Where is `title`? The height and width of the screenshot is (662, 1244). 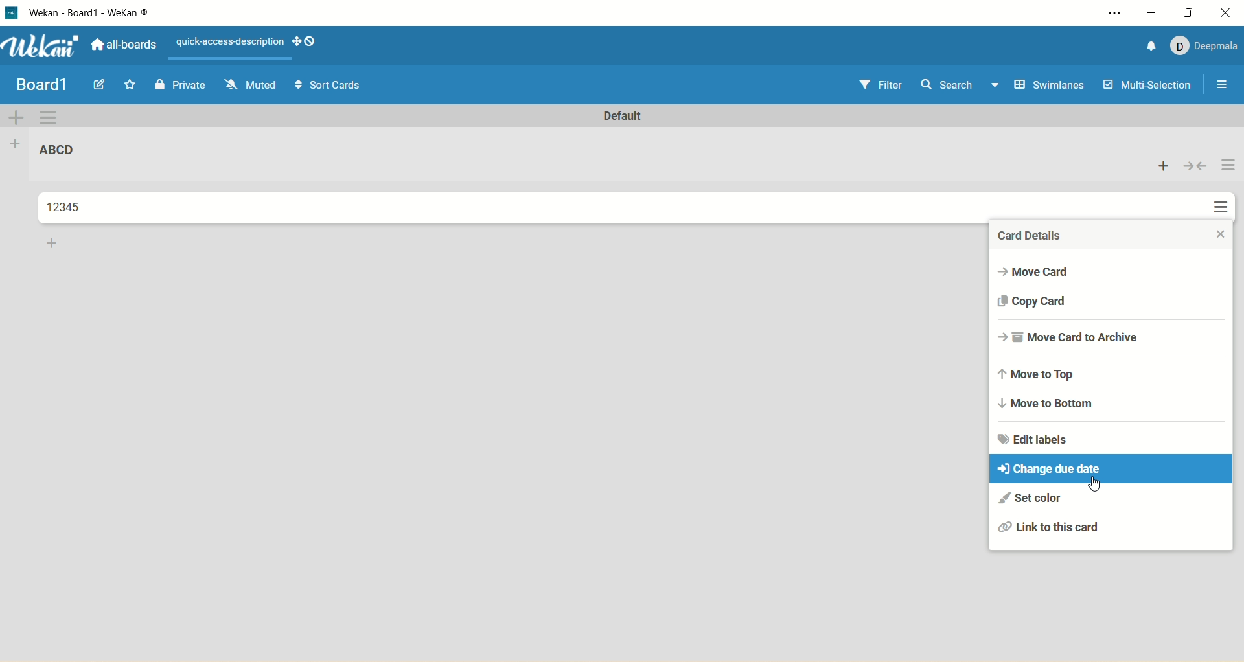
title is located at coordinates (91, 16).